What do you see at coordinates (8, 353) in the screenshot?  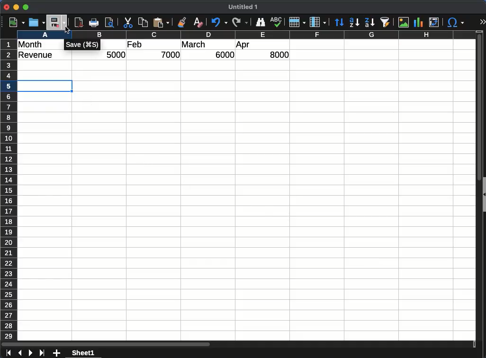 I see `first sheet` at bounding box center [8, 353].